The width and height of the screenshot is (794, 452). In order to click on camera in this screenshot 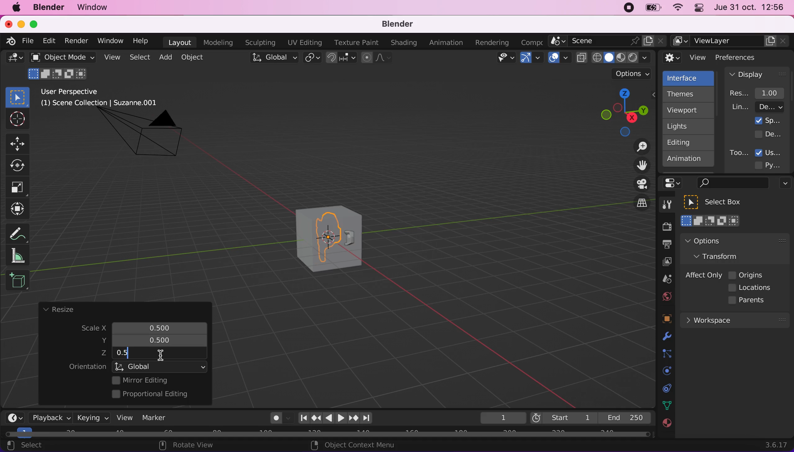, I will do `click(148, 139)`.